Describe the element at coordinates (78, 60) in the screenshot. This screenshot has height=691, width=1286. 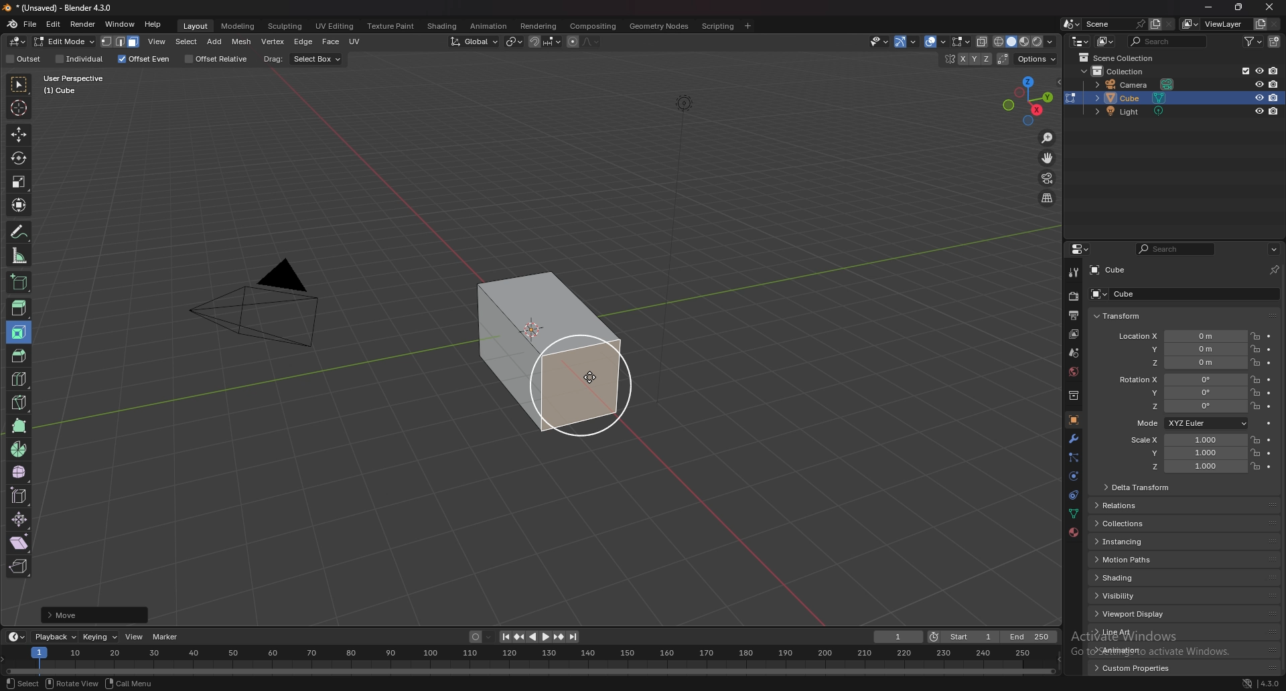
I see `individual` at that location.